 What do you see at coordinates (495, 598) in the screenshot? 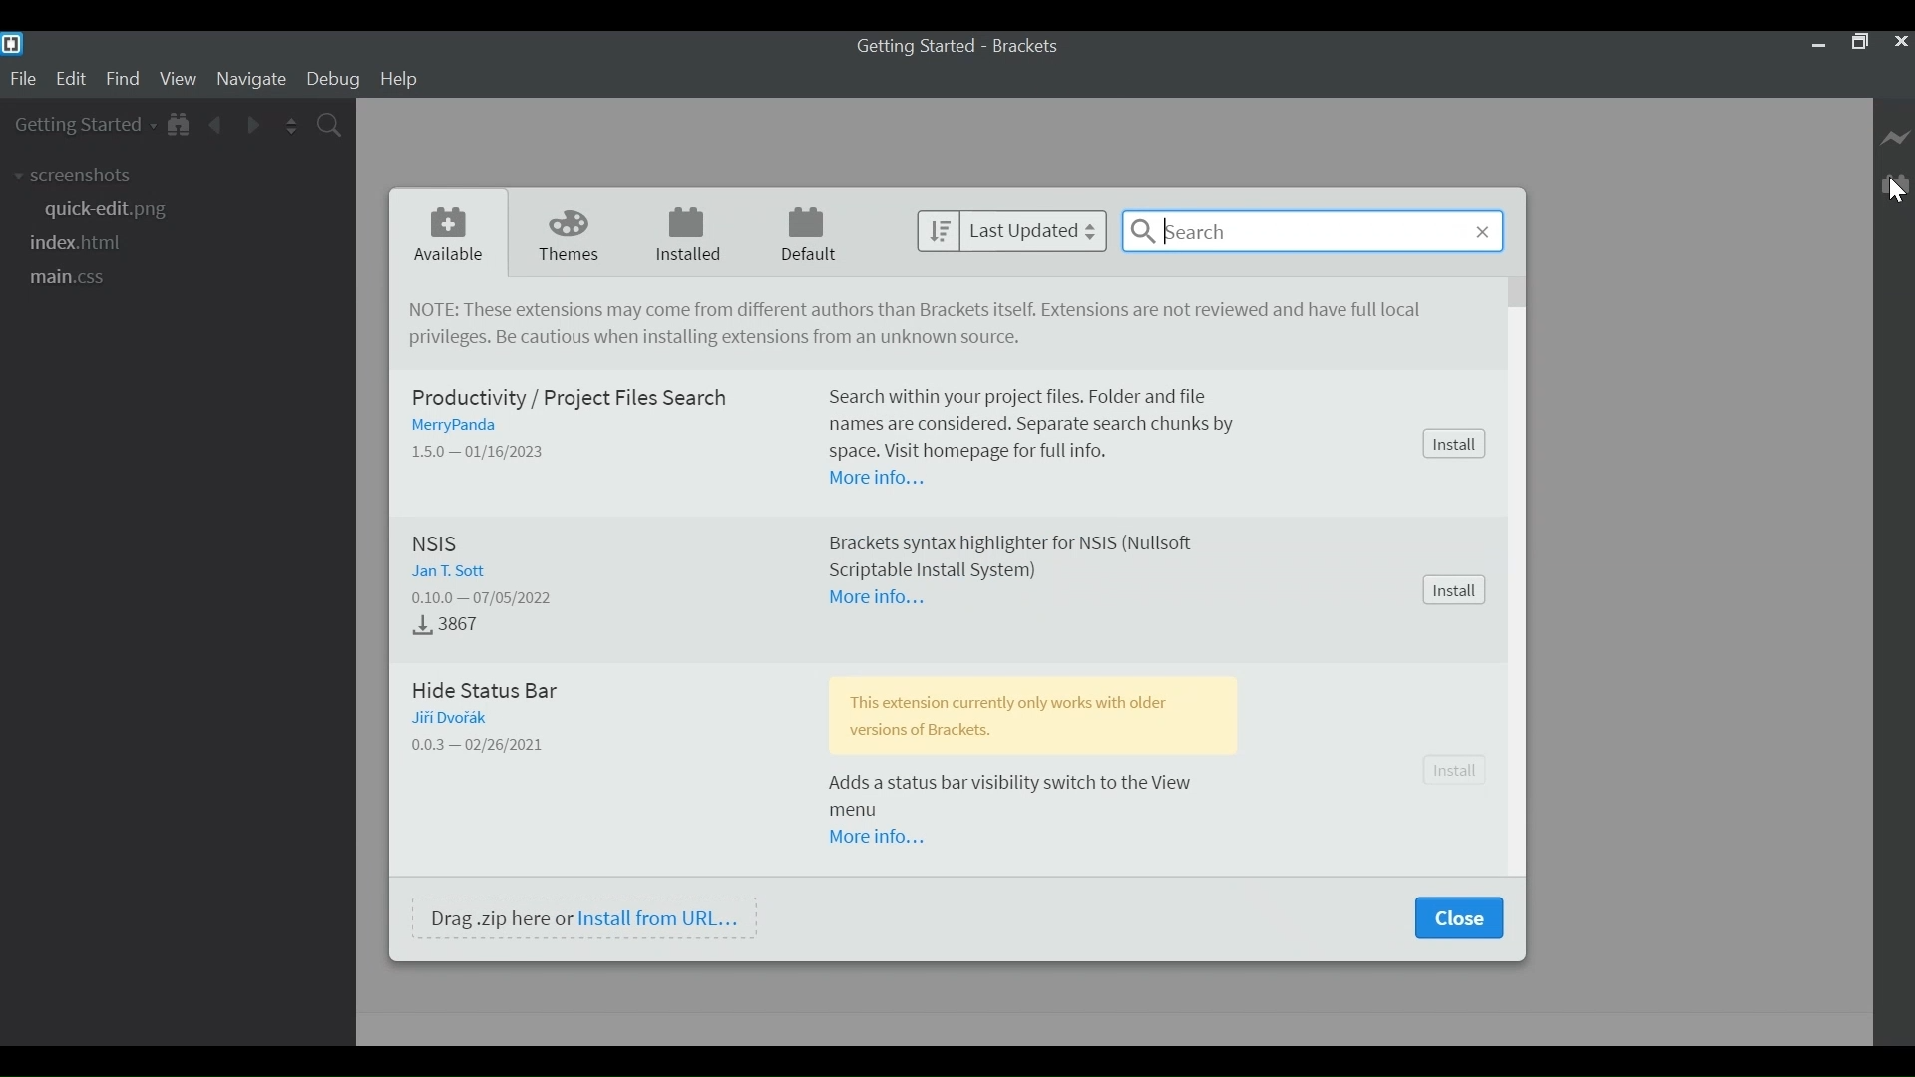
I see `Version - Released Date` at bounding box center [495, 598].